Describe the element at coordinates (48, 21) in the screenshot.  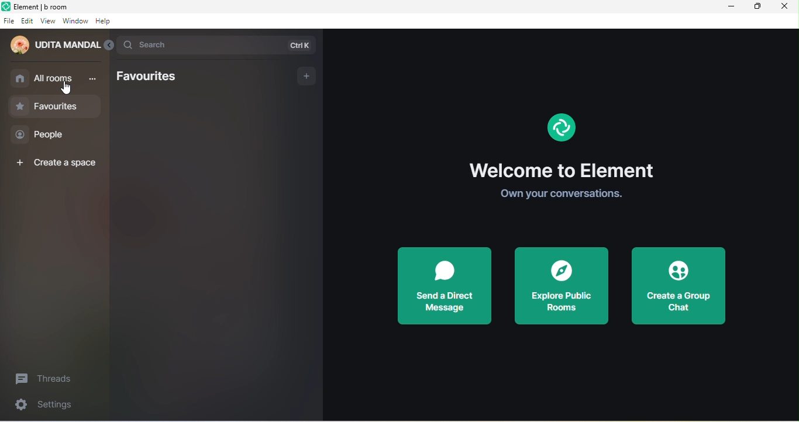
I see `view` at that location.